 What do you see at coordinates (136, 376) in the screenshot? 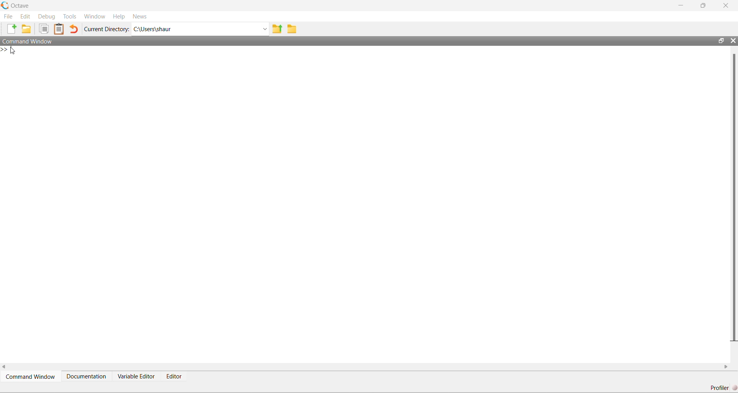
I see `Variable Editor` at bounding box center [136, 376].